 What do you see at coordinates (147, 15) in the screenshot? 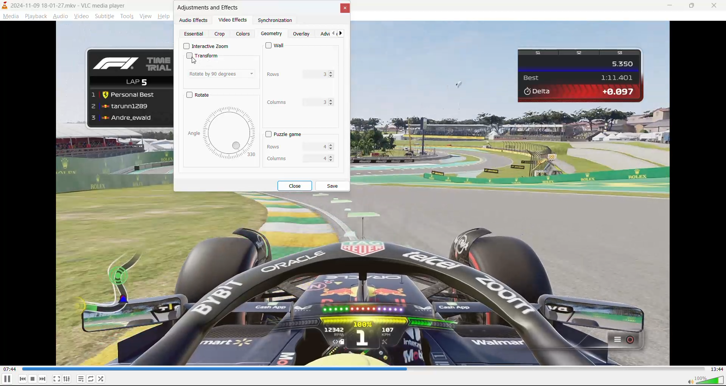
I see `view` at bounding box center [147, 15].